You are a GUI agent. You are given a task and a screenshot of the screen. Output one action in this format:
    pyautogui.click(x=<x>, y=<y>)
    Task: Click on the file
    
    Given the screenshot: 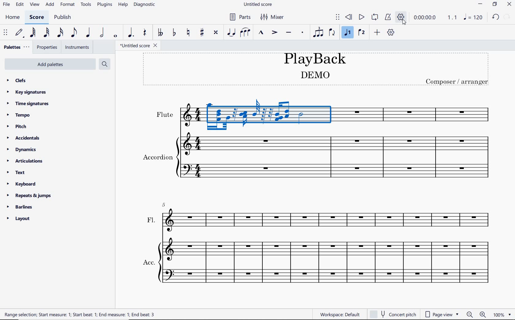 What is the action you would take?
    pyautogui.click(x=6, y=5)
    